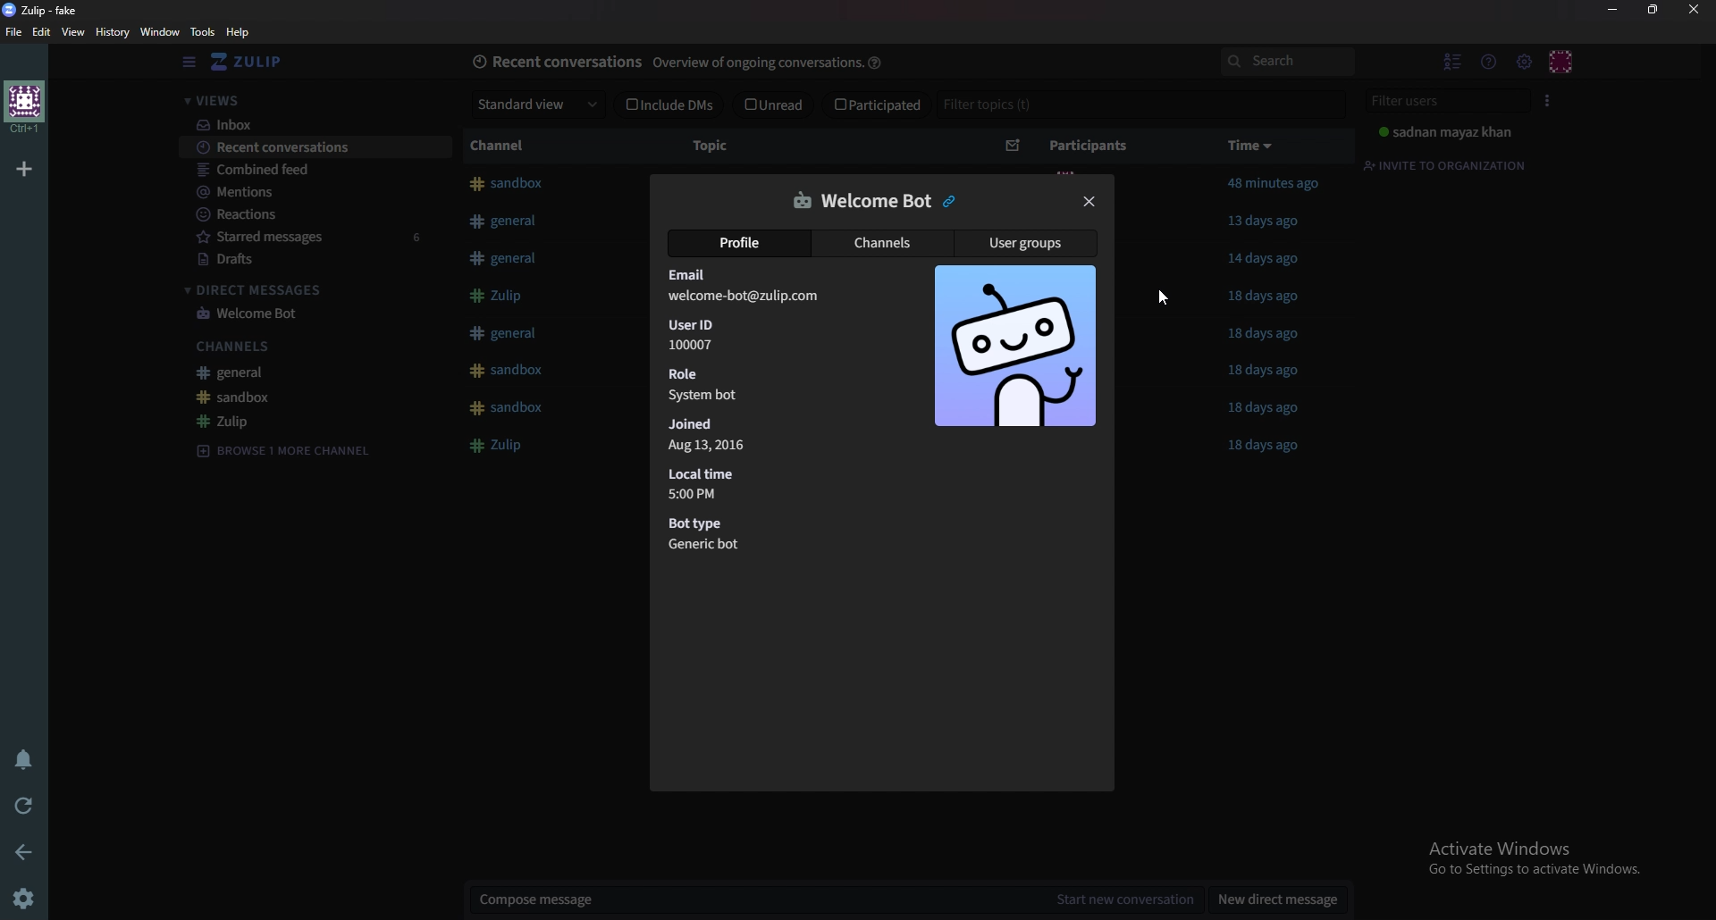 This screenshot has width=1716, height=920. Describe the element at coordinates (203, 31) in the screenshot. I see `Tools` at that location.